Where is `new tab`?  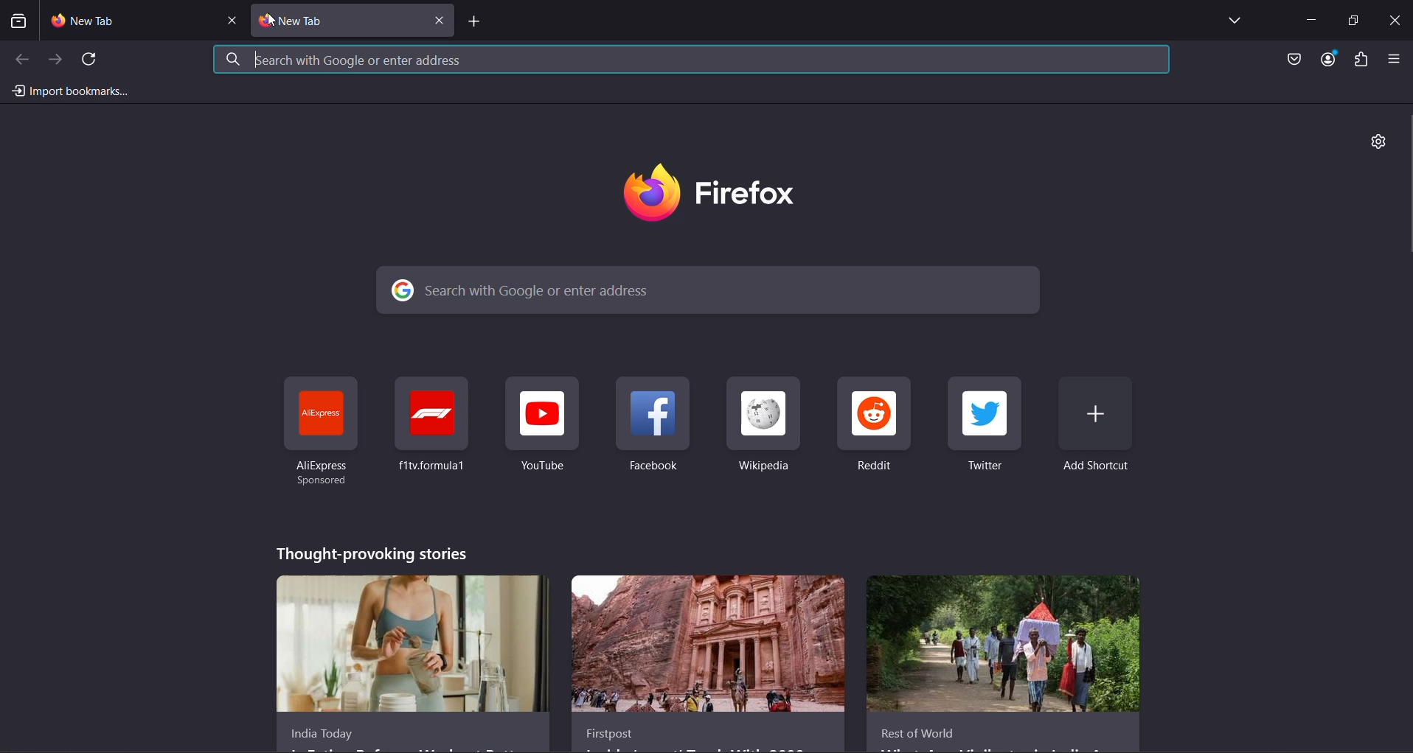
new tab is located at coordinates (131, 21).